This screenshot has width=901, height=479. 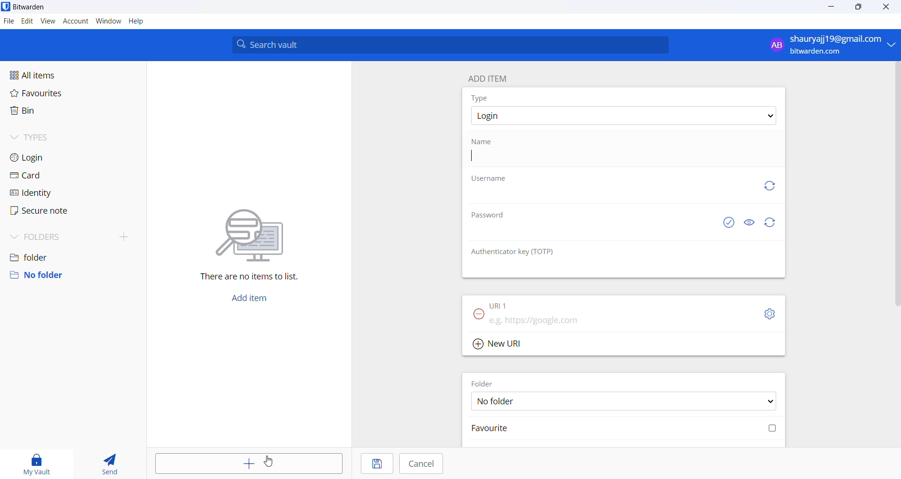 What do you see at coordinates (26, 21) in the screenshot?
I see `edit` at bounding box center [26, 21].